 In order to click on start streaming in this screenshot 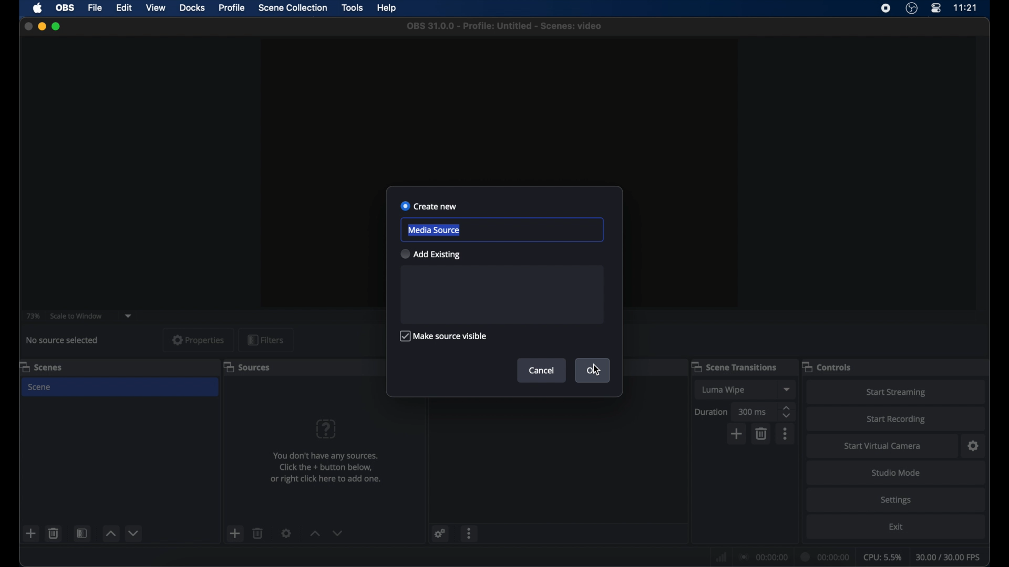, I will do `click(897, 392)`.